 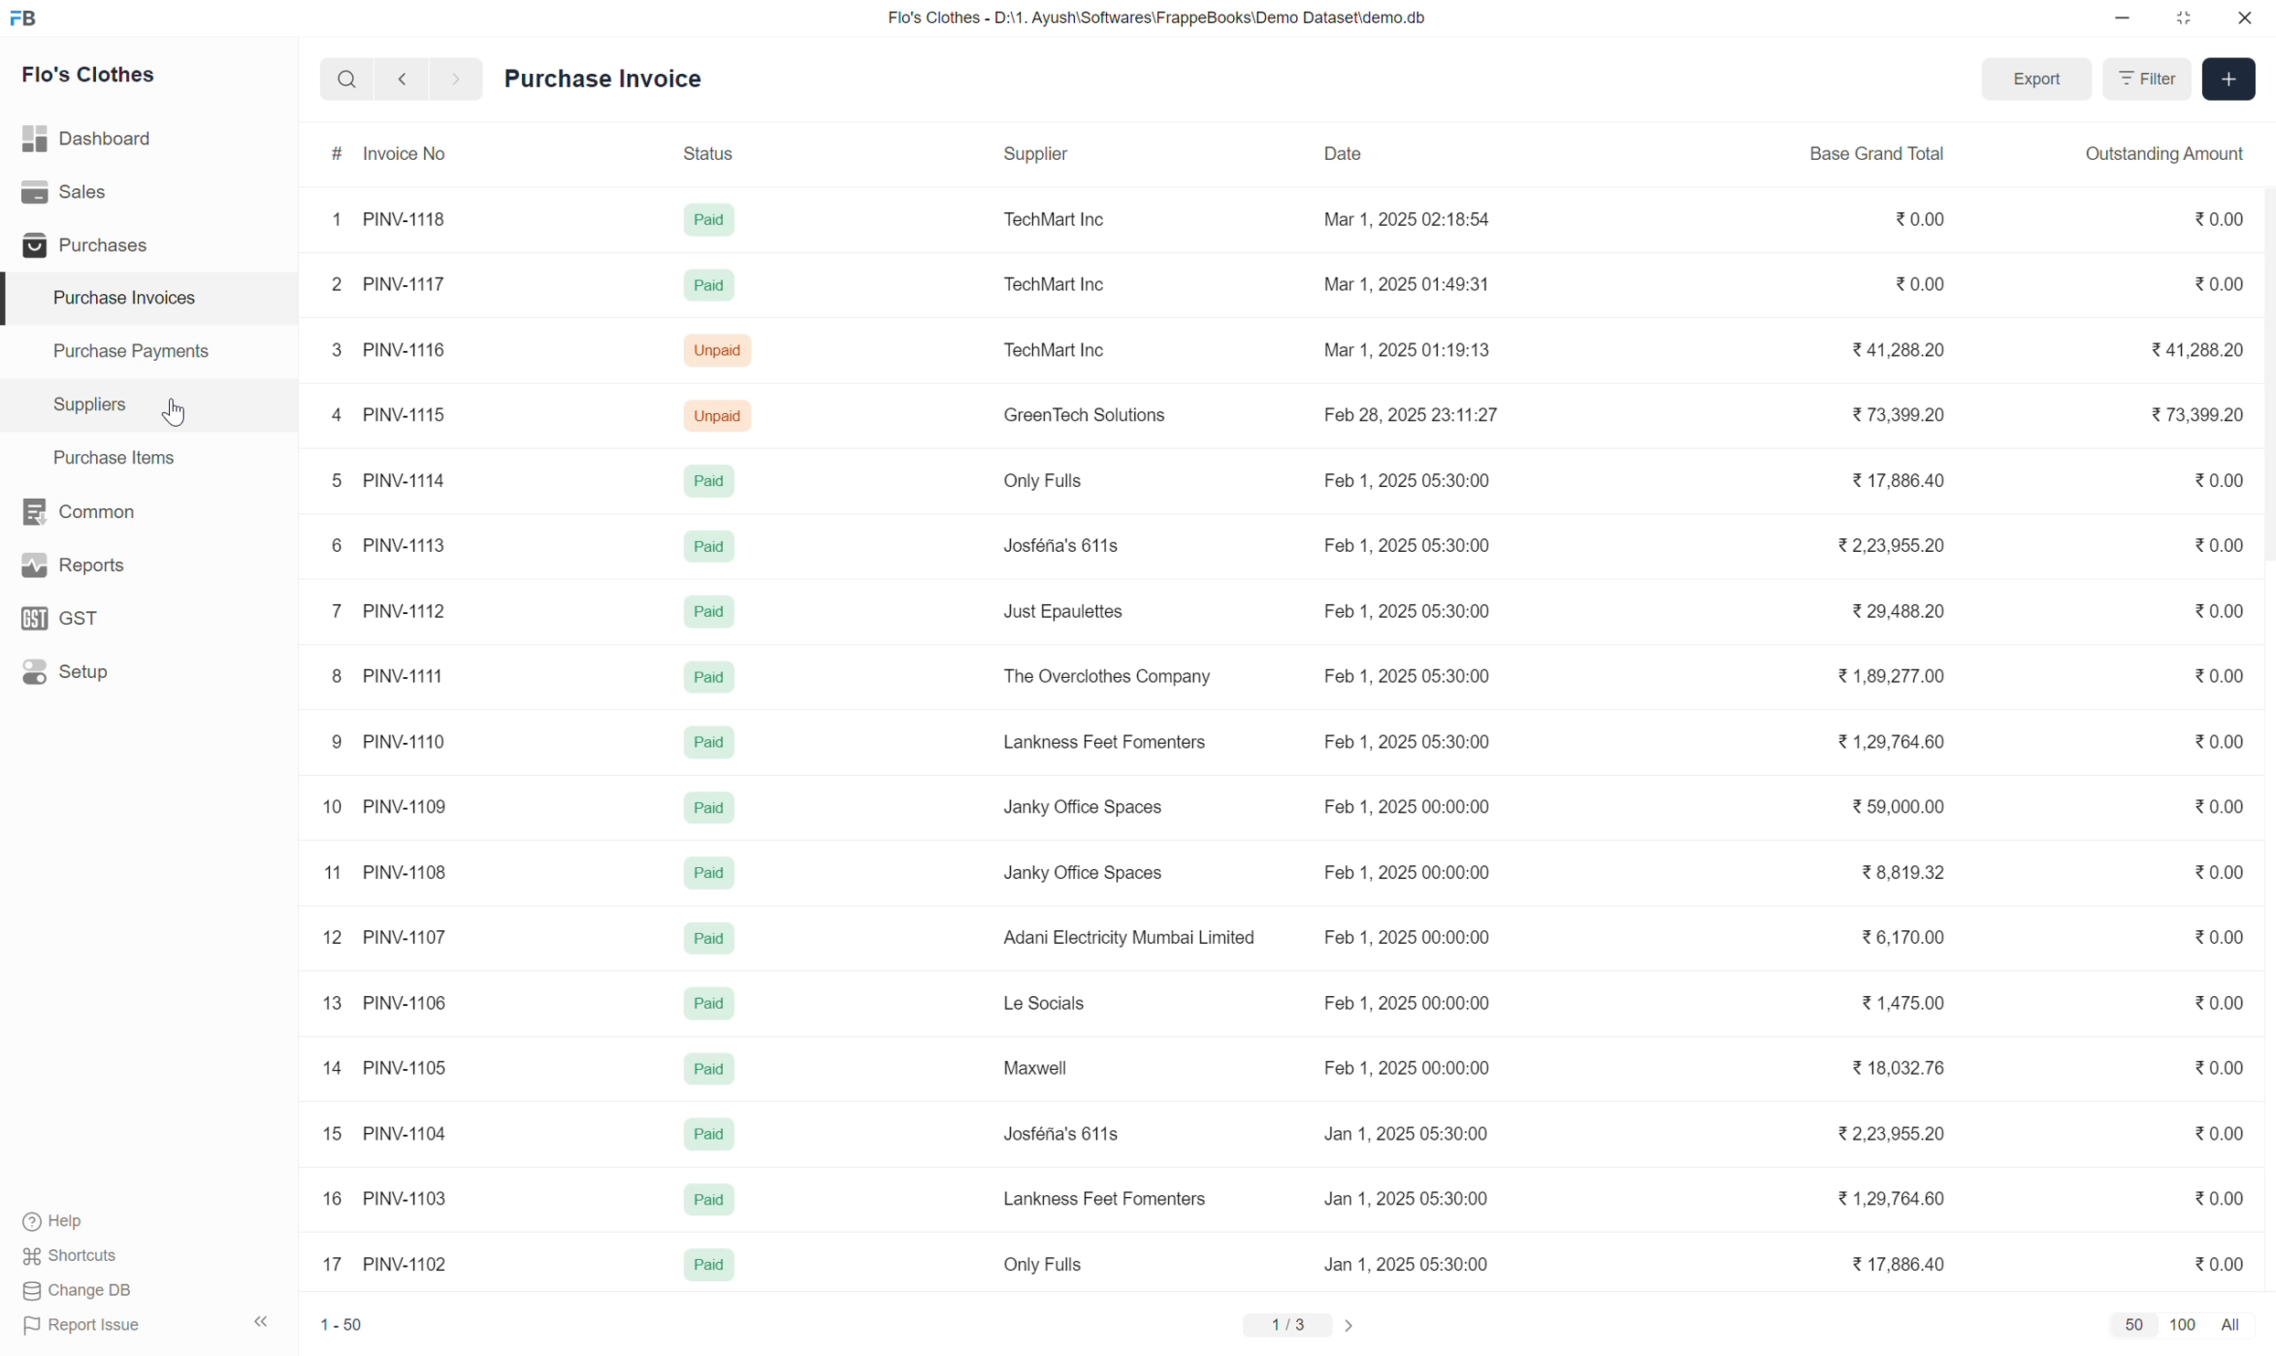 I want to click on Paid, so click(x=710, y=803).